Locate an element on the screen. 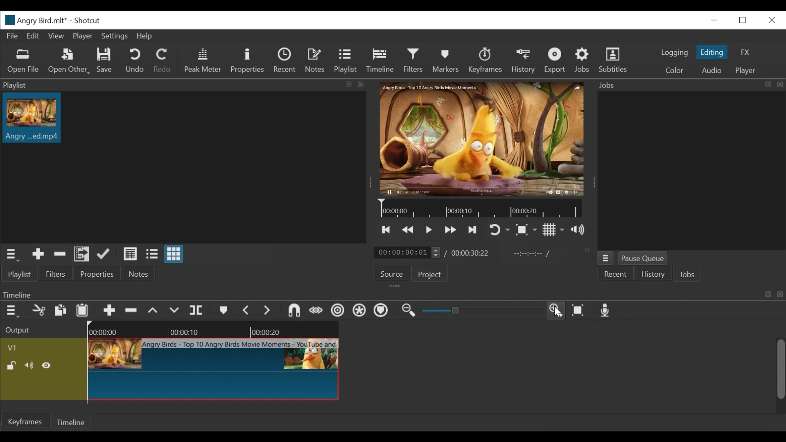  Recent is located at coordinates (615, 274).